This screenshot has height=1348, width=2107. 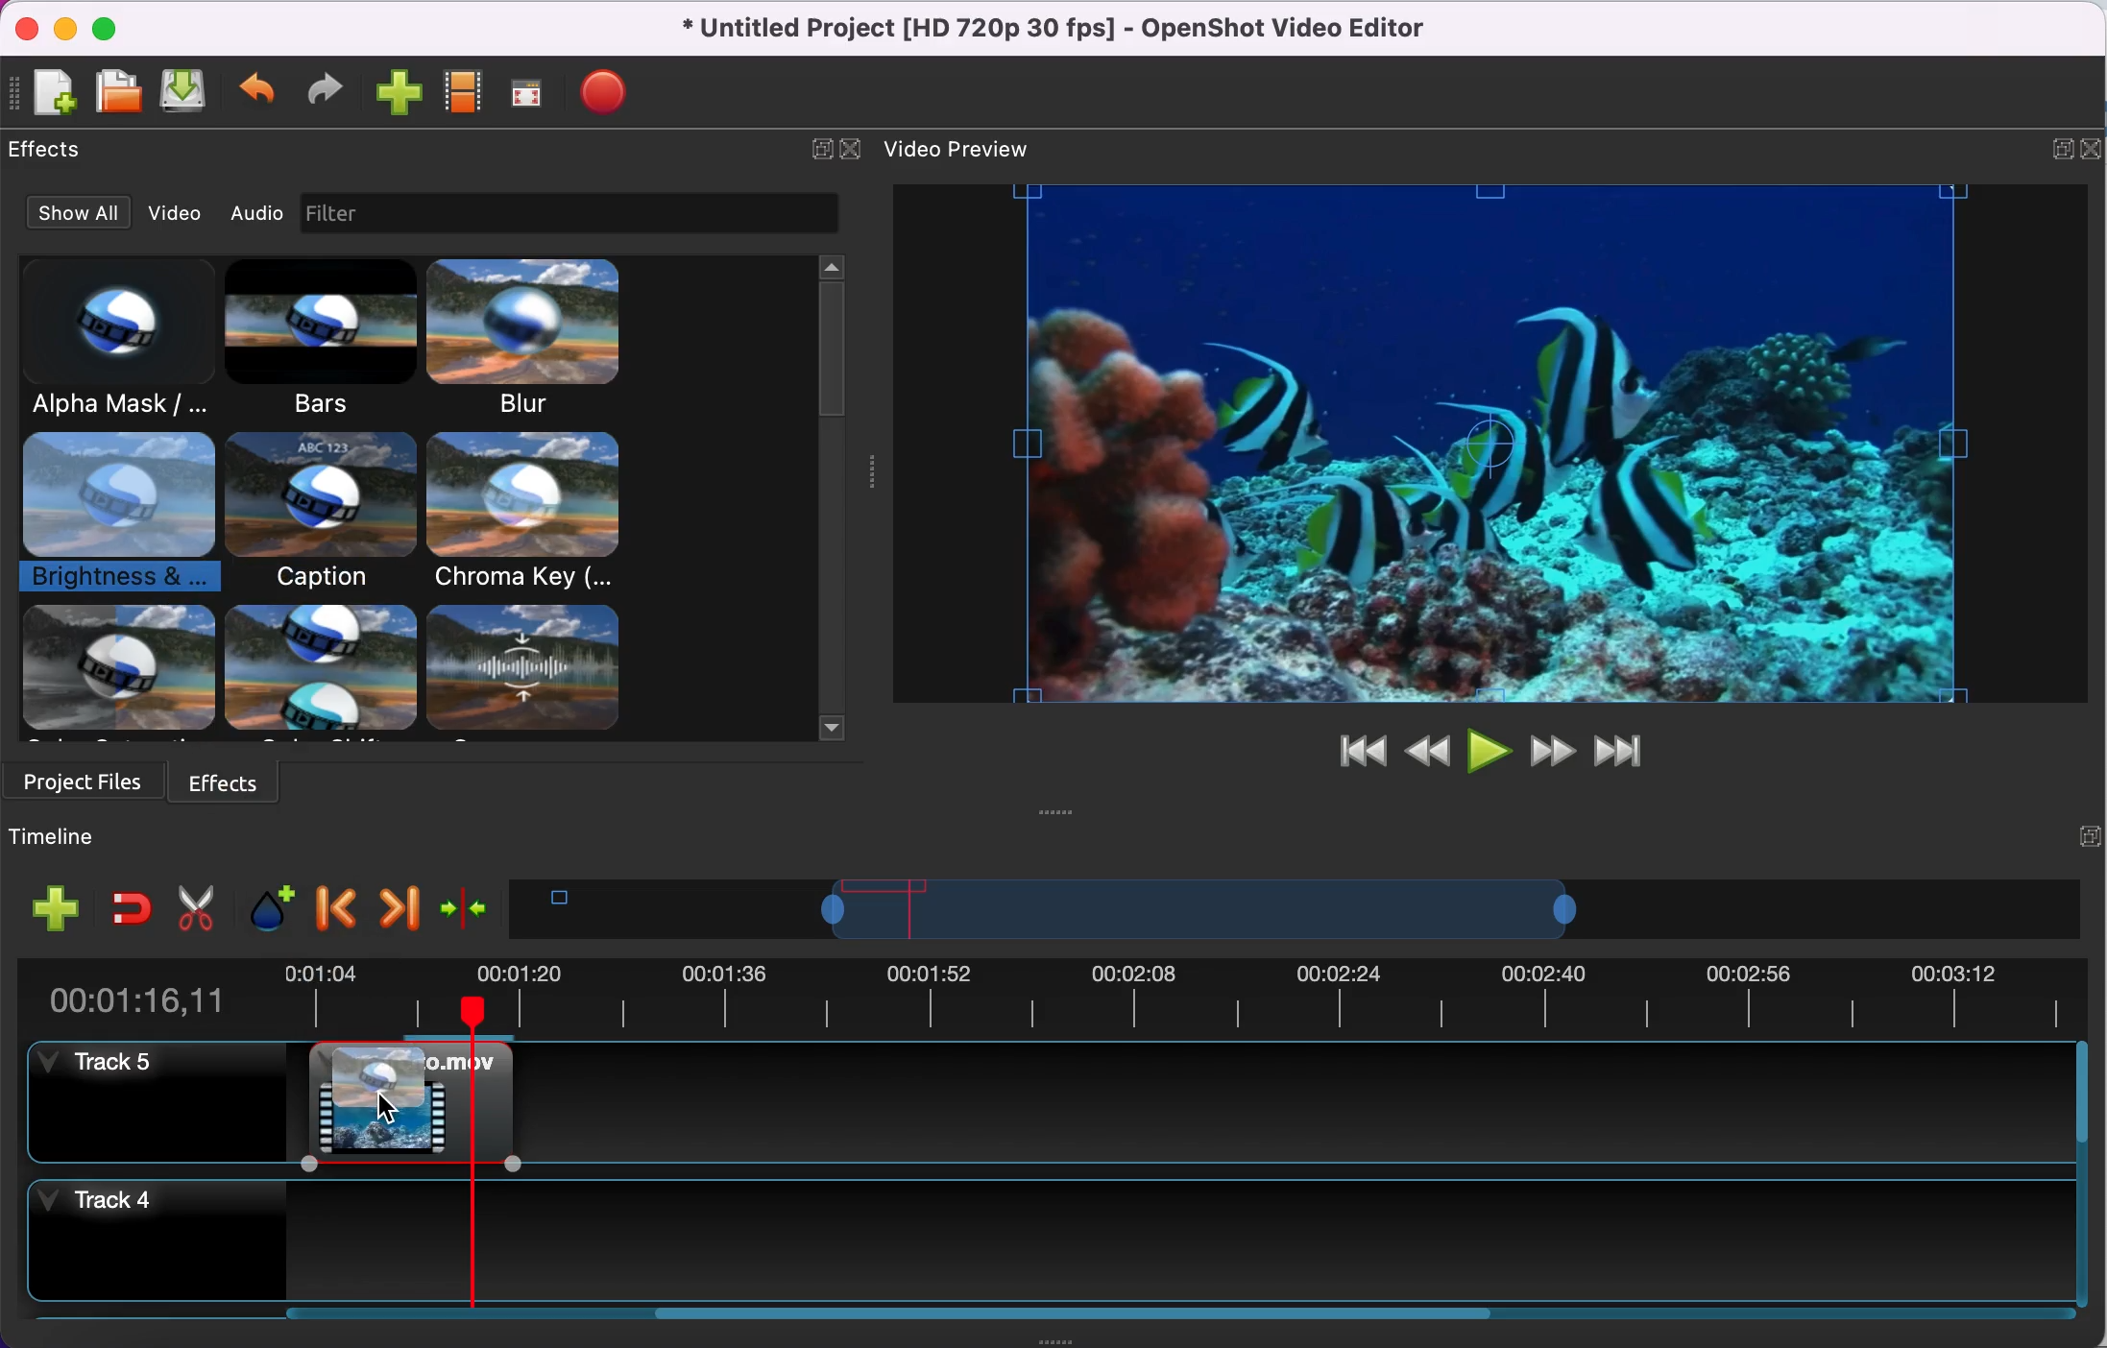 I want to click on fast forward, so click(x=1549, y=751).